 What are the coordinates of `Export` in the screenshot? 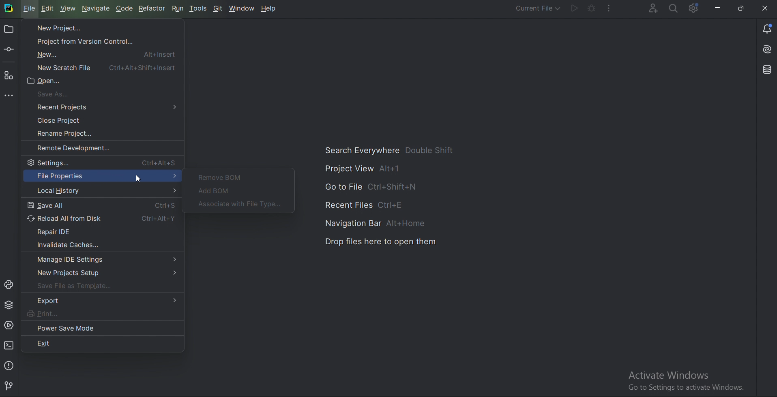 It's located at (105, 300).